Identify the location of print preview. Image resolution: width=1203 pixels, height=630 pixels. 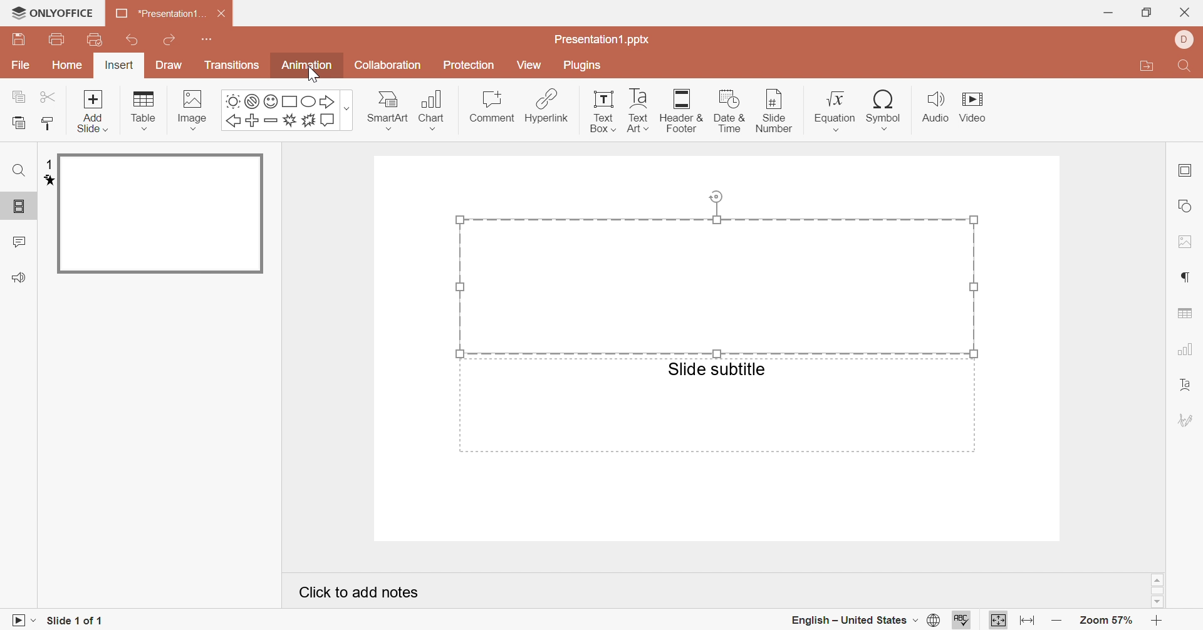
(96, 39).